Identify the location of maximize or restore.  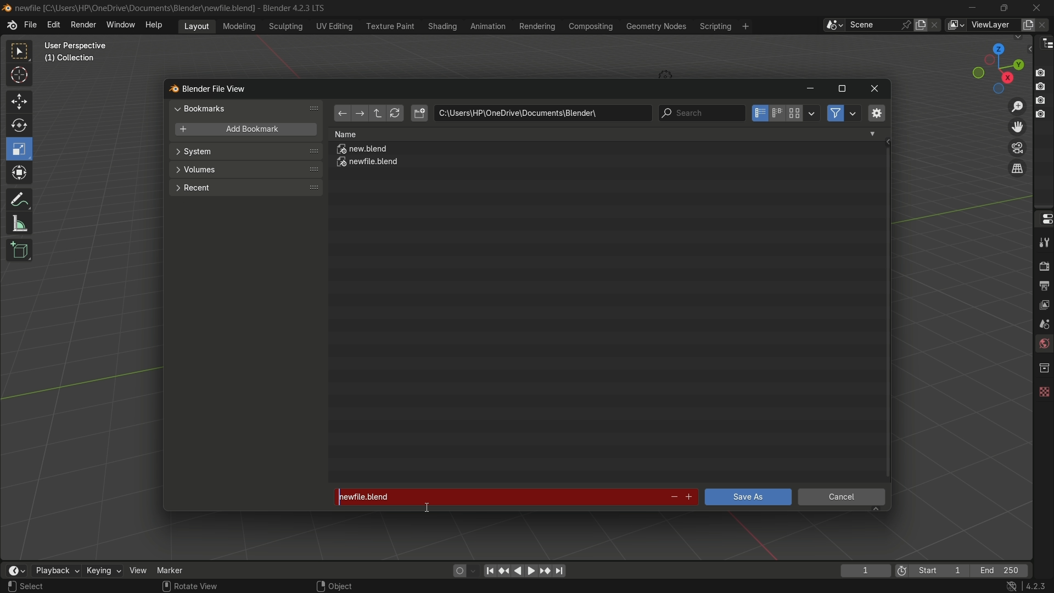
(1003, 7).